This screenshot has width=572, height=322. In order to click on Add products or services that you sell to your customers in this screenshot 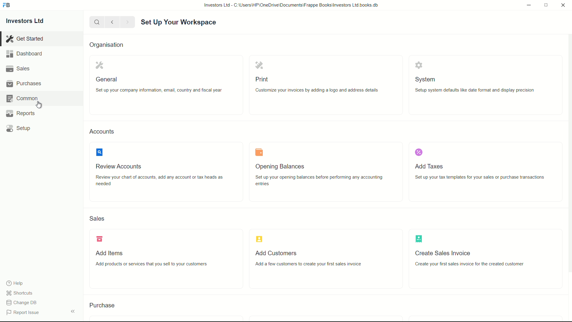, I will do `click(167, 265)`.